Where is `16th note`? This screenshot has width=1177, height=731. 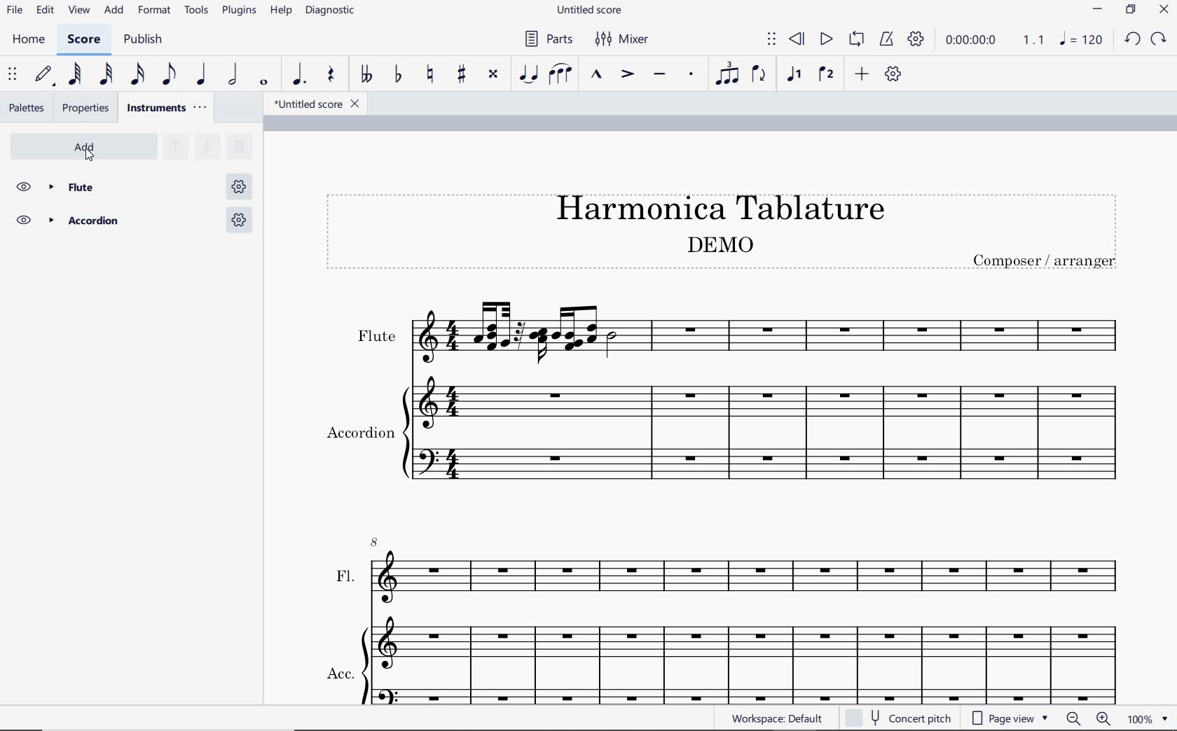
16th note is located at coordinates (138, 74).